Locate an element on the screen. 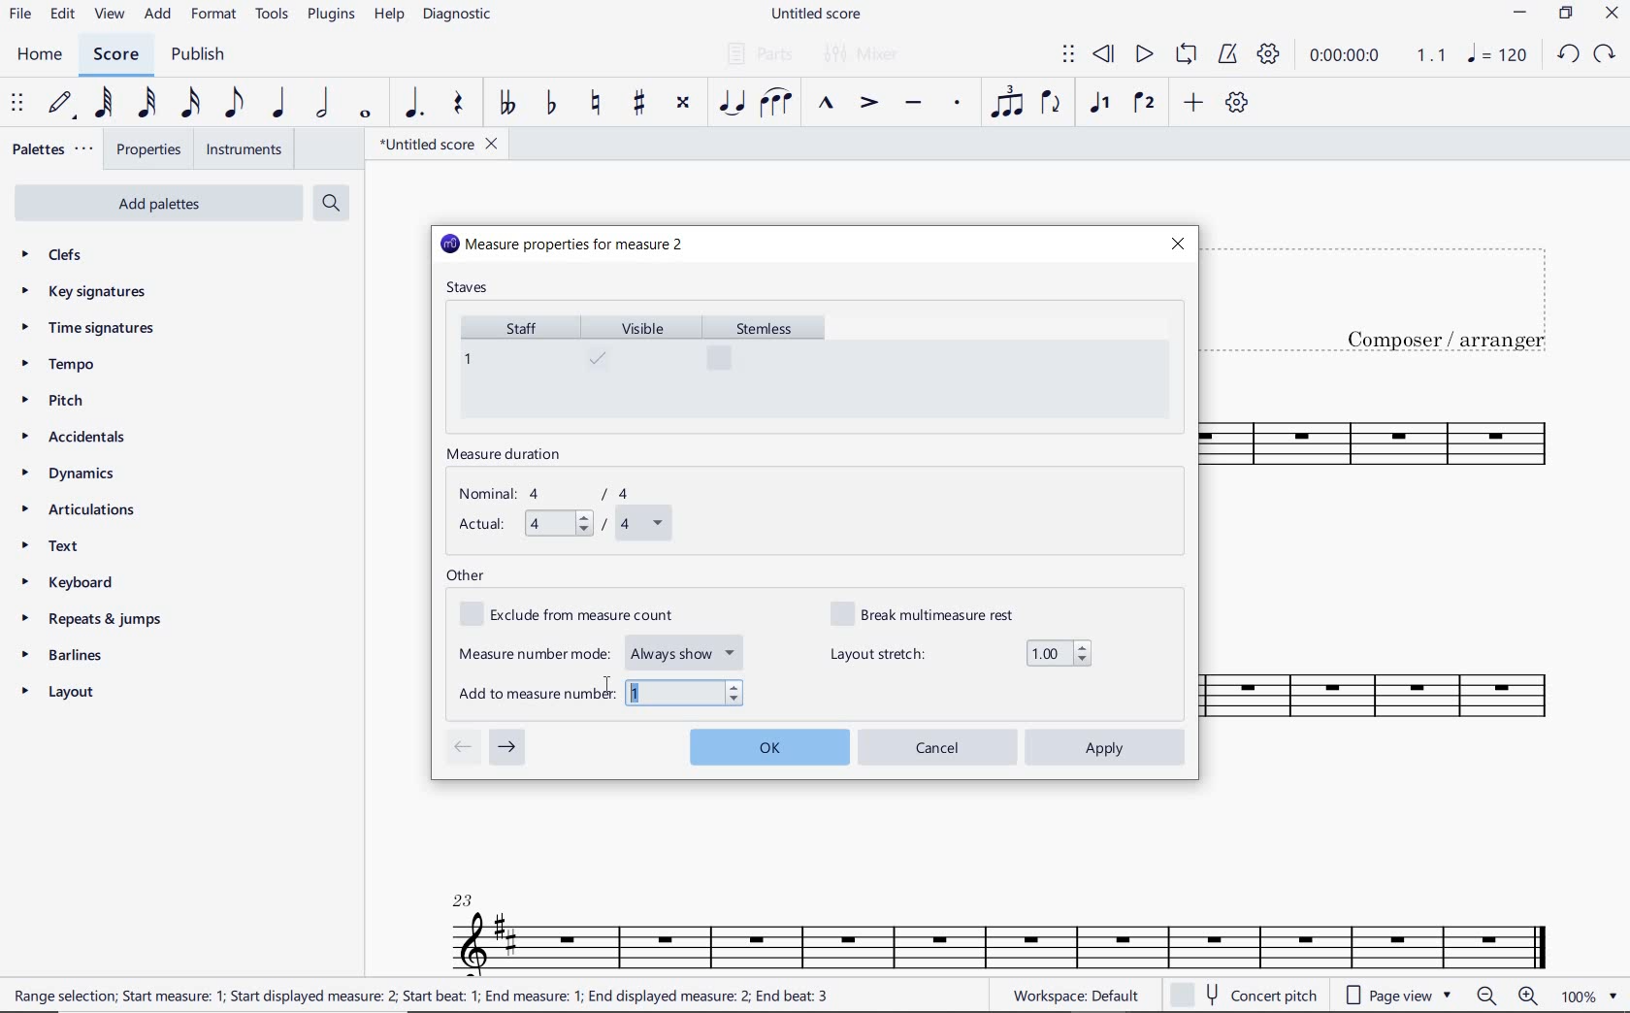  TEMPO is located at coordinates (57, 366).